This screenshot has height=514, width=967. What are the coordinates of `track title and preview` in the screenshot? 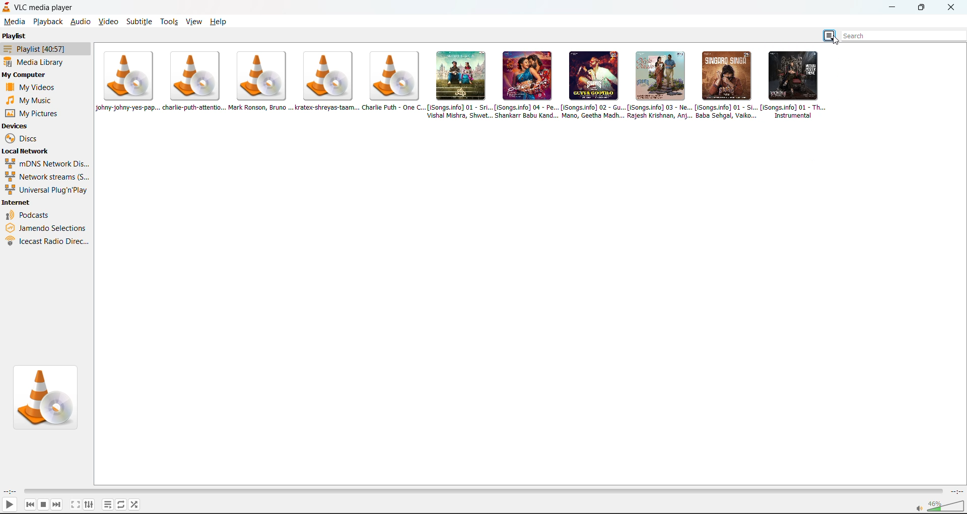 It's located at (525, 84).